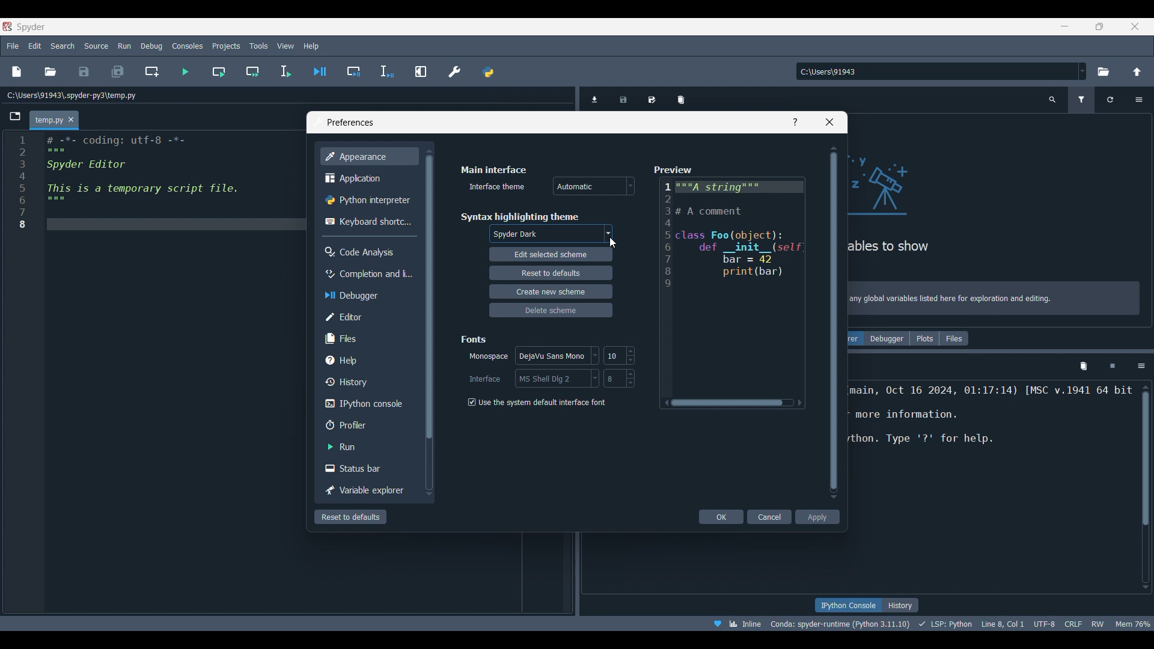 This screenshot has height=649, width=1154. Describe the element at coordinates (1135, 623) in the screenshot. I see `memory usage` at that location.